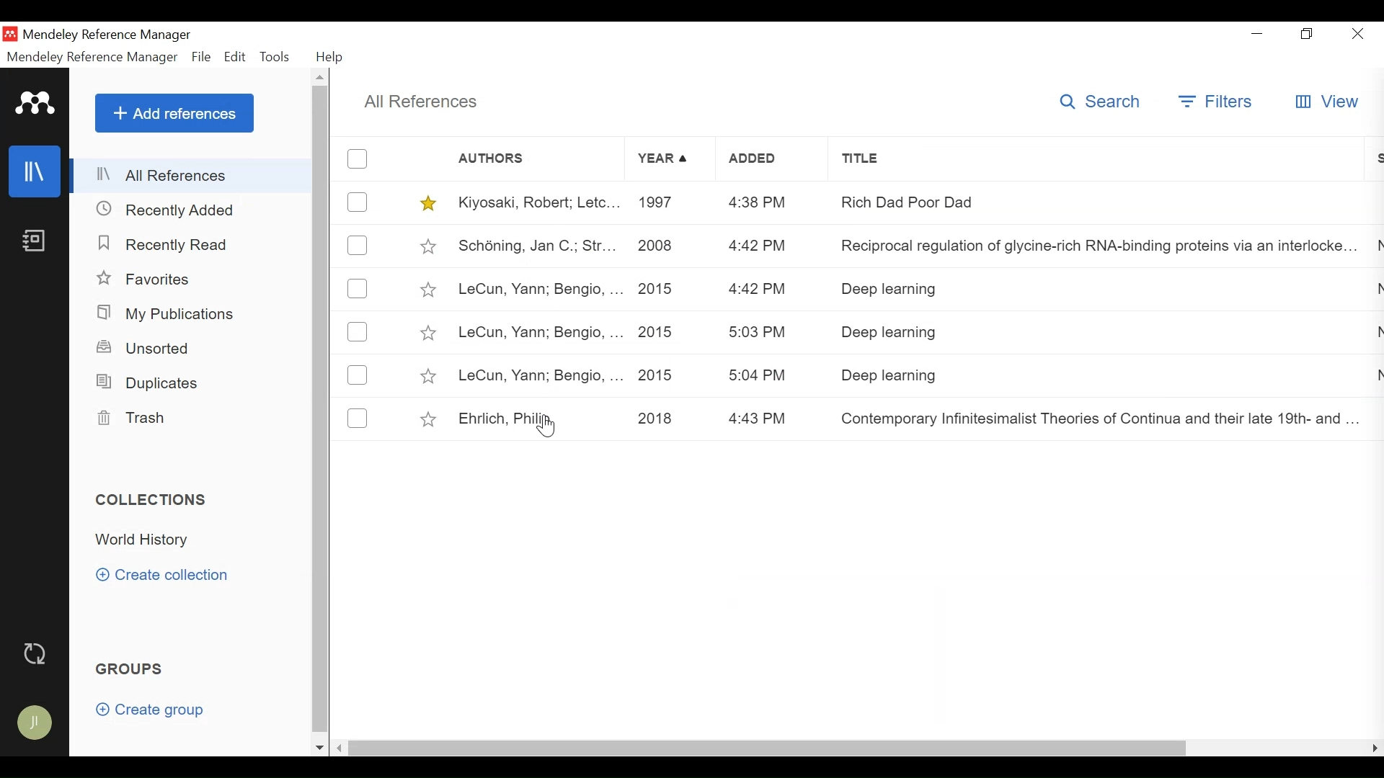 The image size is (1384, 778). I want to click on scroll down, so click(319, 748).